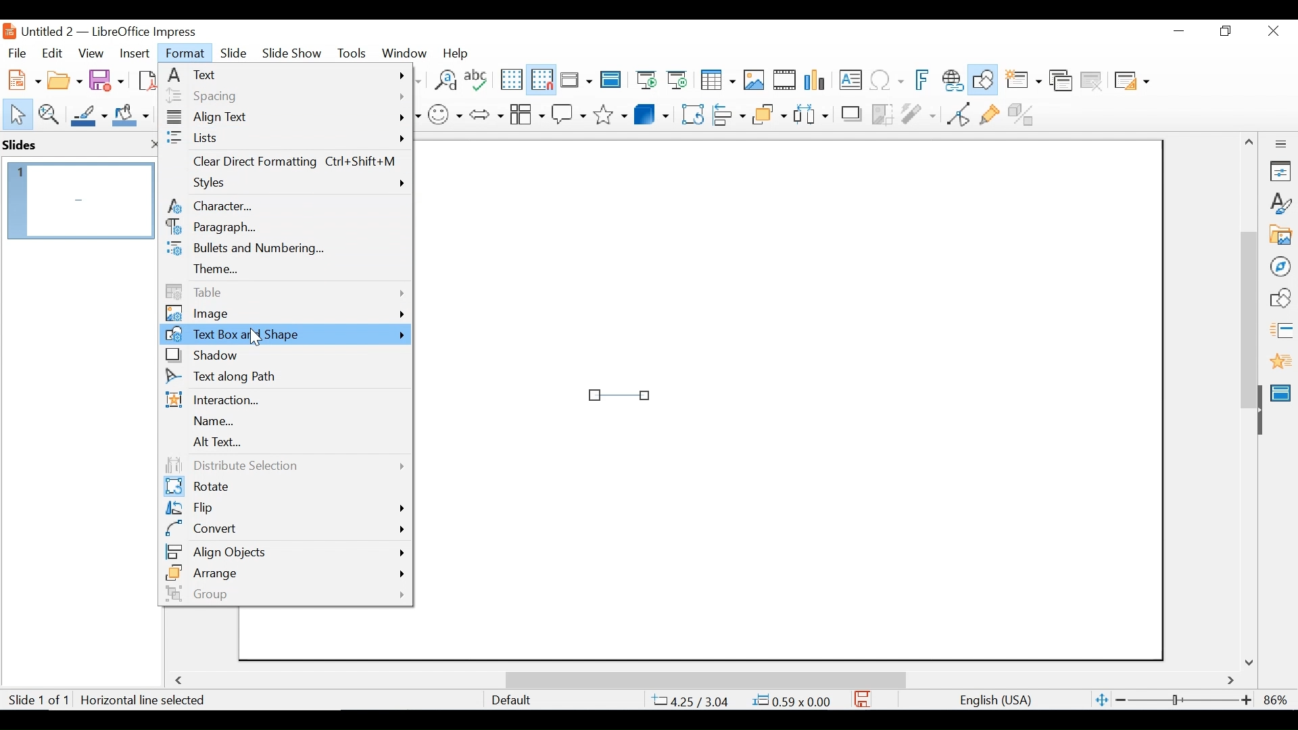 The image size is (1298, 730). I want to click on Align Objects, so click(285, 550).